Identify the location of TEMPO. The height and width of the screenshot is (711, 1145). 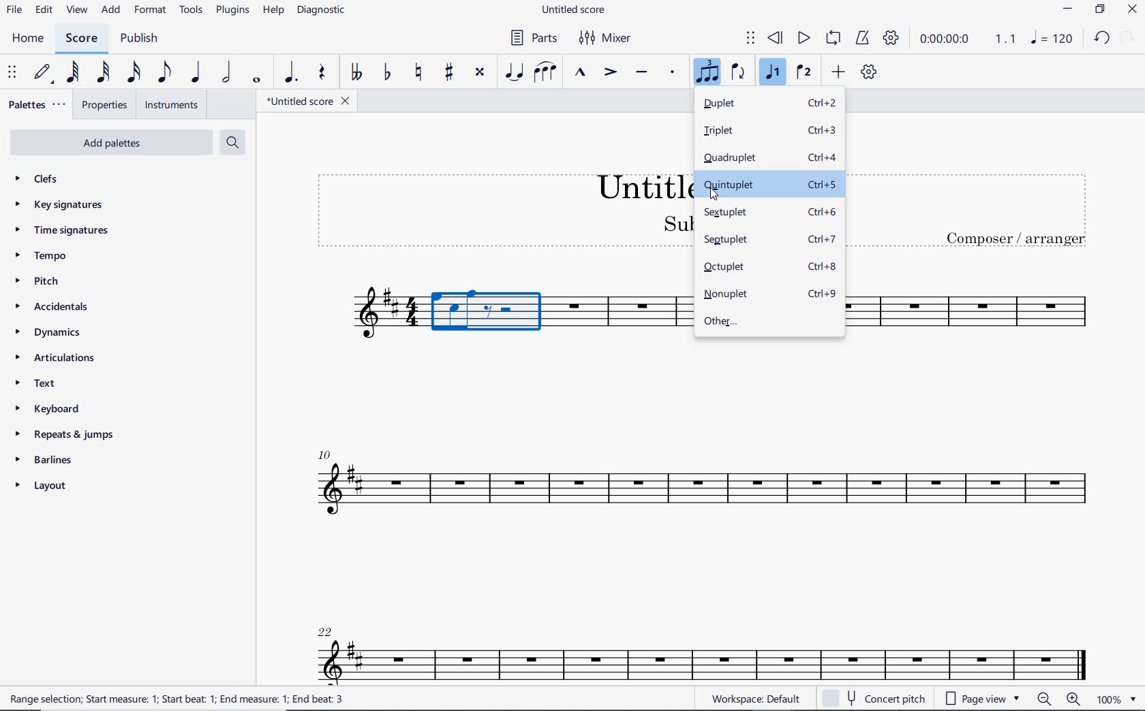
(63, 256).